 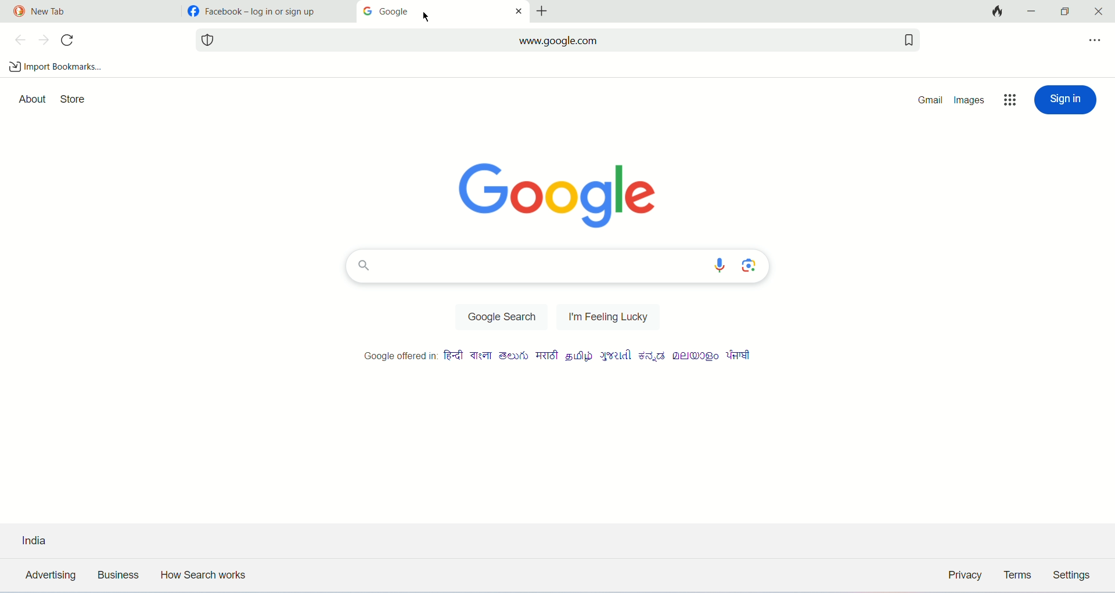 What do you see at coordinates (1096, 45) in the screenshot?
I see `more options` at bounding box center [1096, 45].